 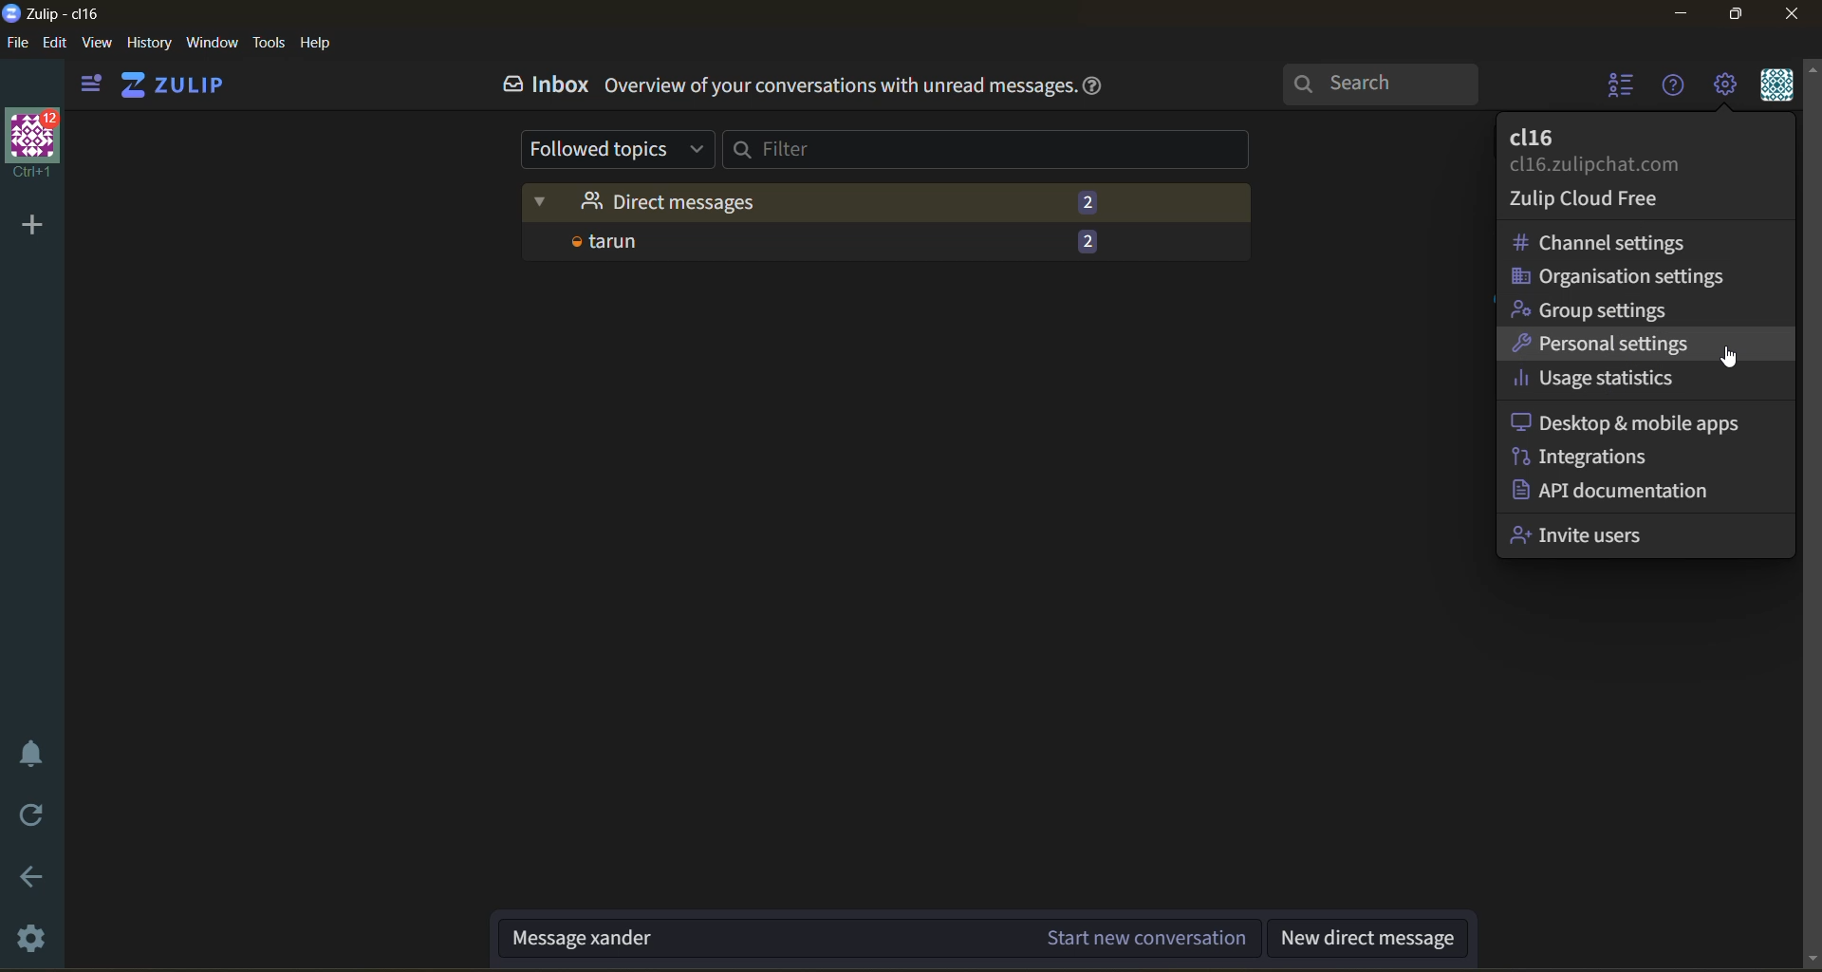 I want to click on edit, so click(x=55, y=42).